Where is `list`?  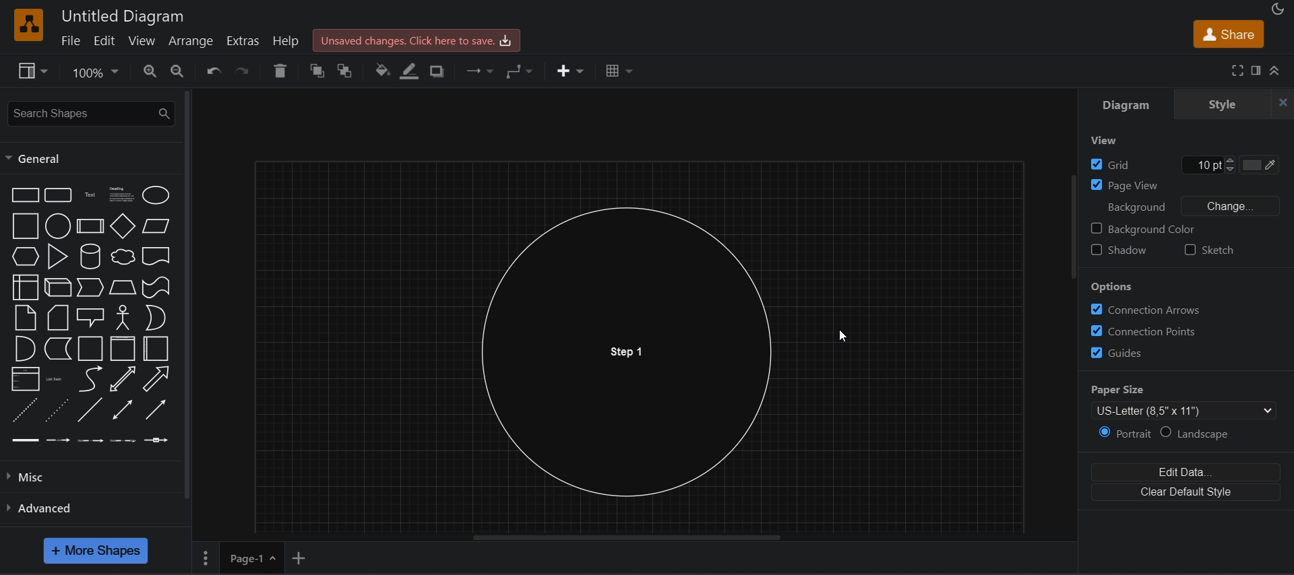
list is located at coordinates (24, 378).